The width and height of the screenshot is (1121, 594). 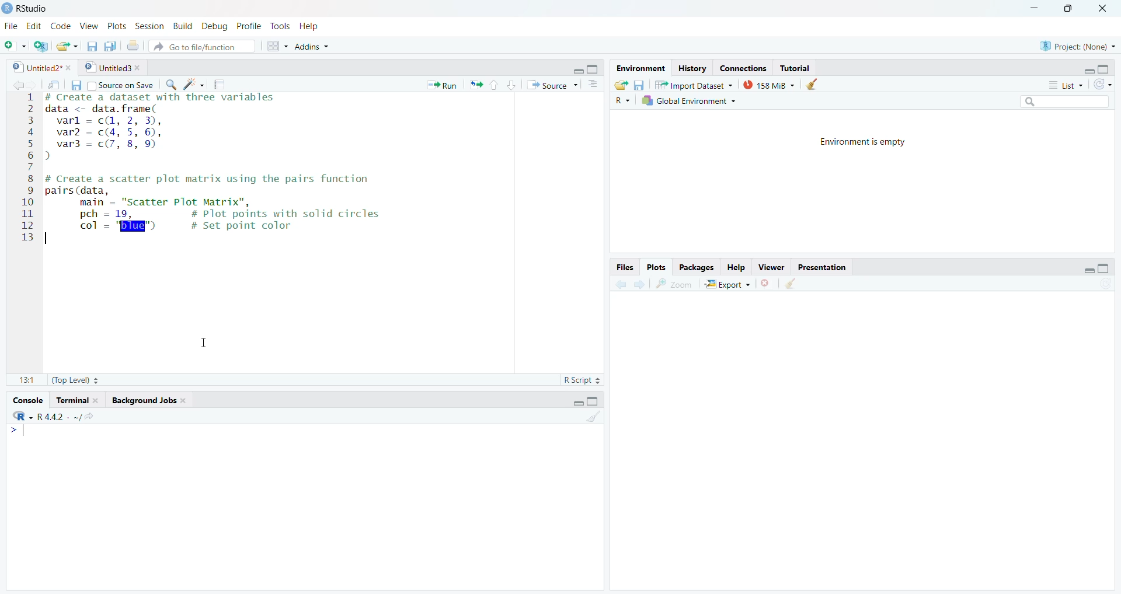 I want to click on Edit, so click(x=34, y=26).